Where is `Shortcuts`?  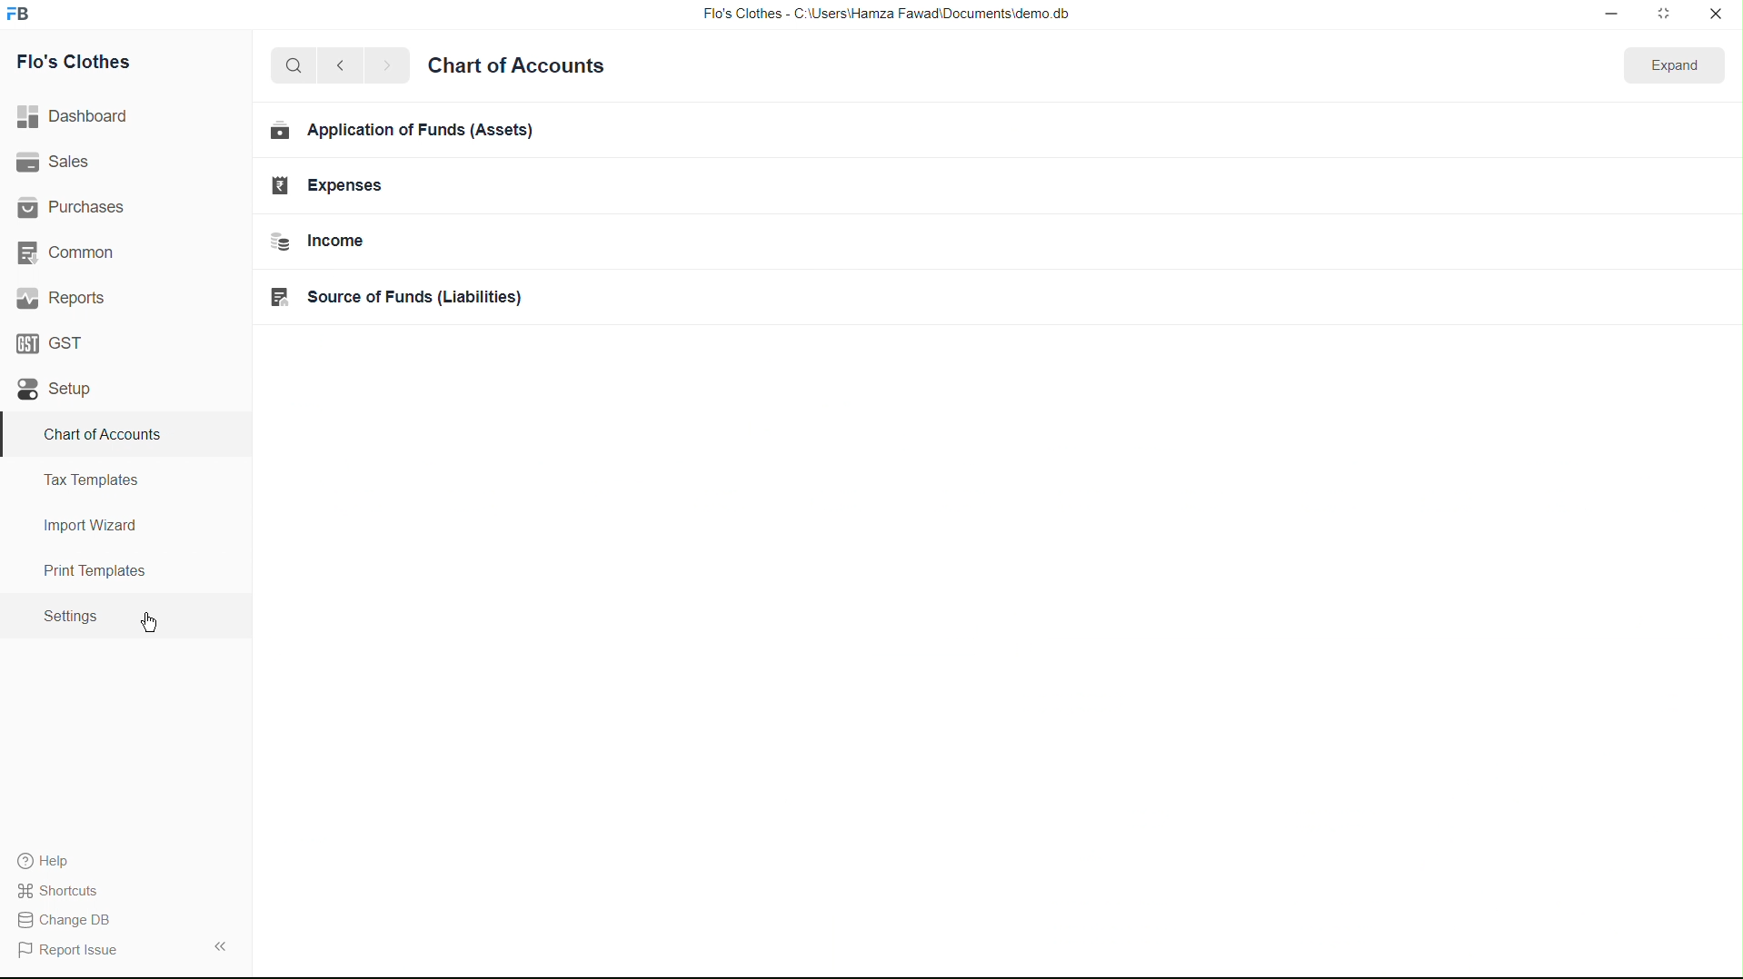
Shortcuts is located at coordinates (68, 889).